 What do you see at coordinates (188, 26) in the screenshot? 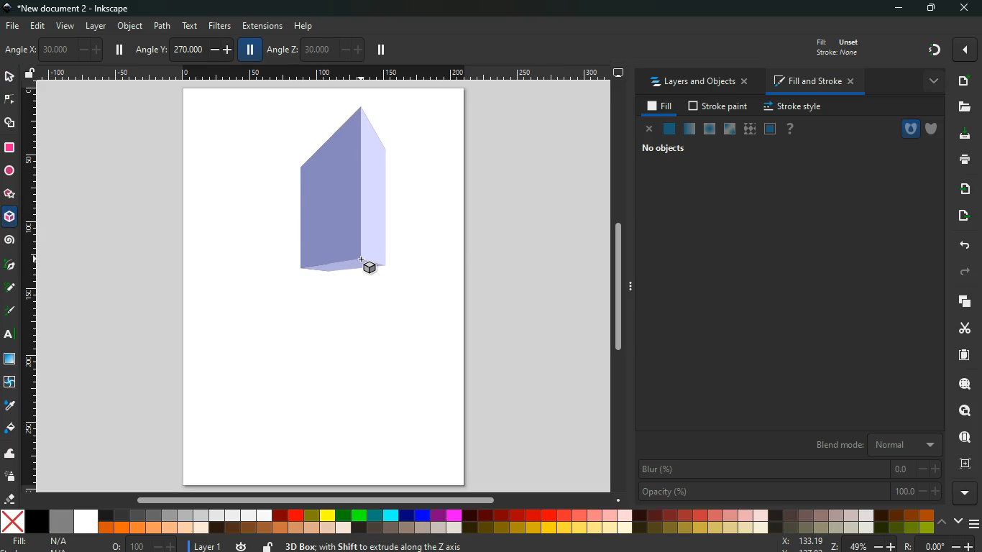
I see `text` at bounding box center [188, 26].